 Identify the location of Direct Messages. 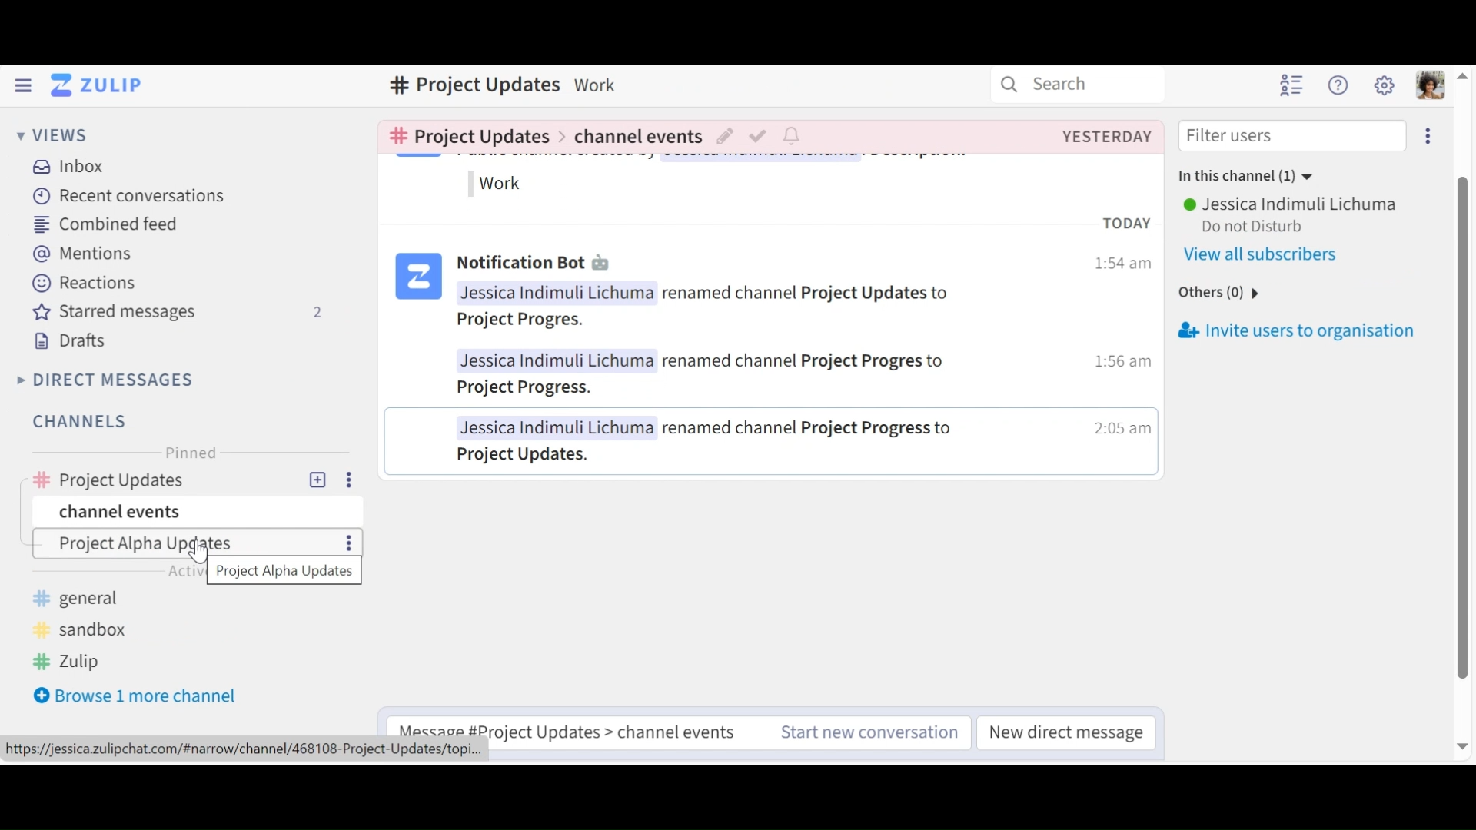
(107, 380).